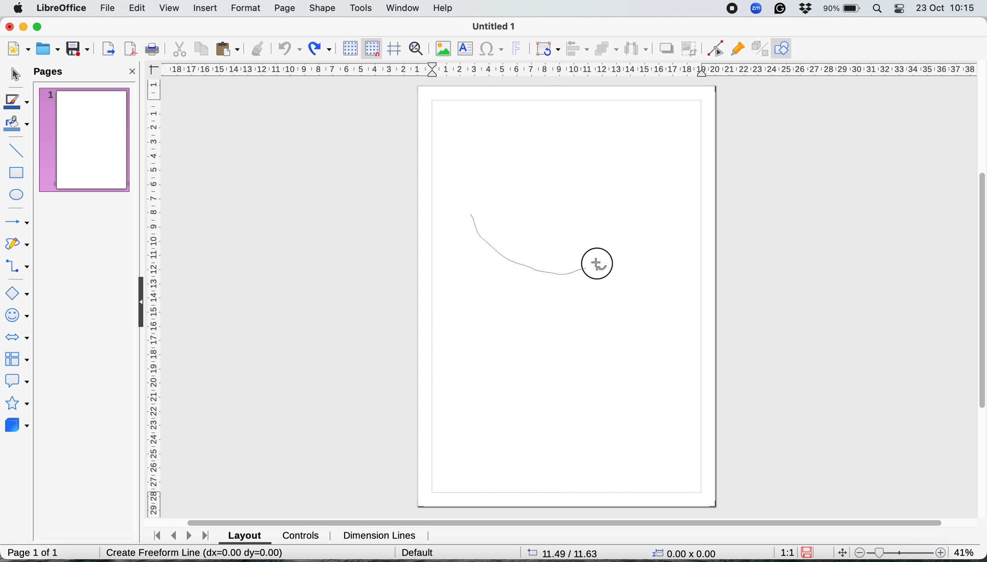 The image size is (987, 562). I want to click on export, so click(108, 48).